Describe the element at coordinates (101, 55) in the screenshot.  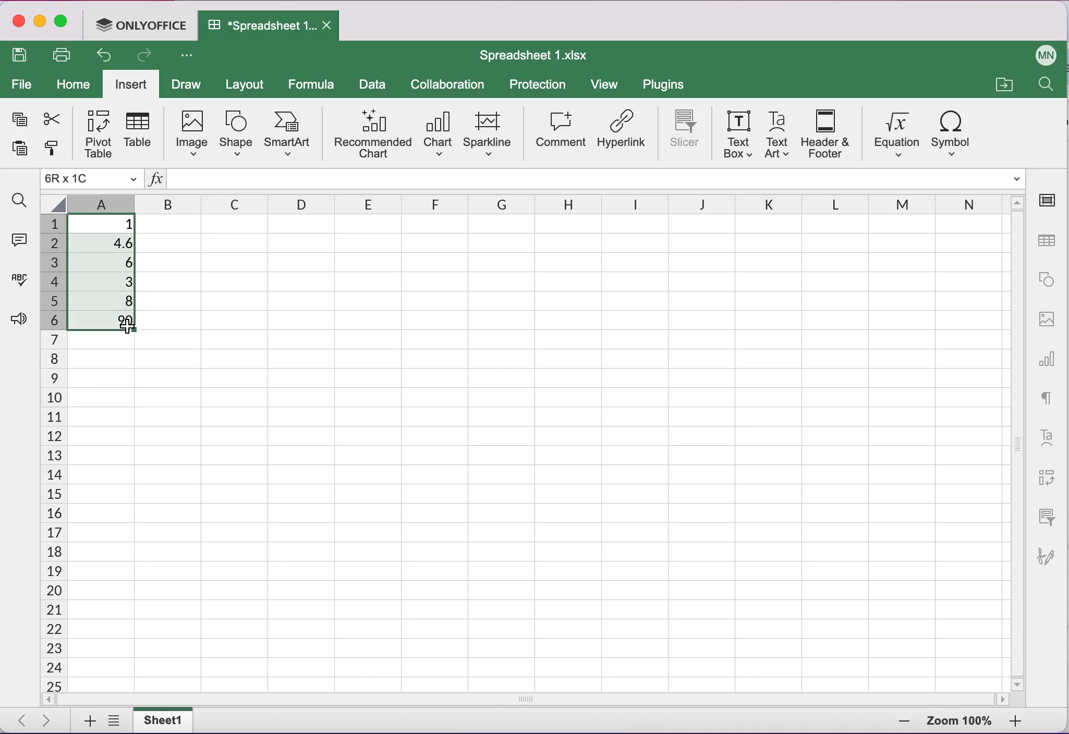
I see `undo` at that location.